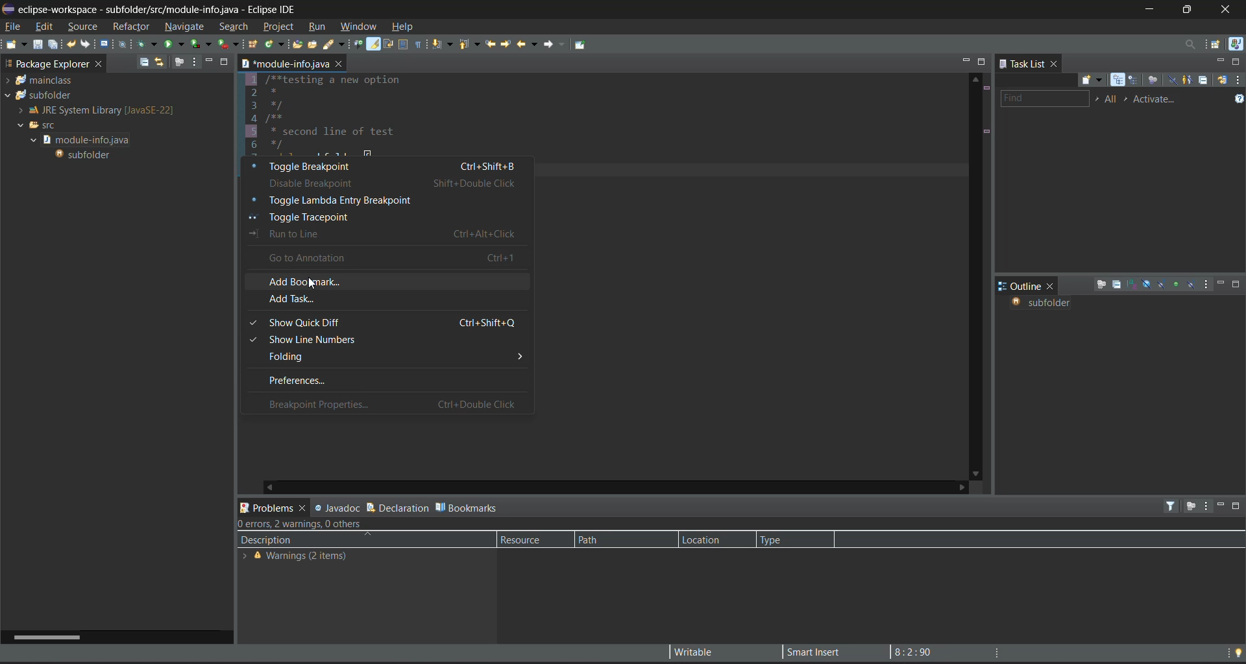 Image resolution: width=1246 pixels, height=664 pixels. I want to click on path, so click(606, 539).